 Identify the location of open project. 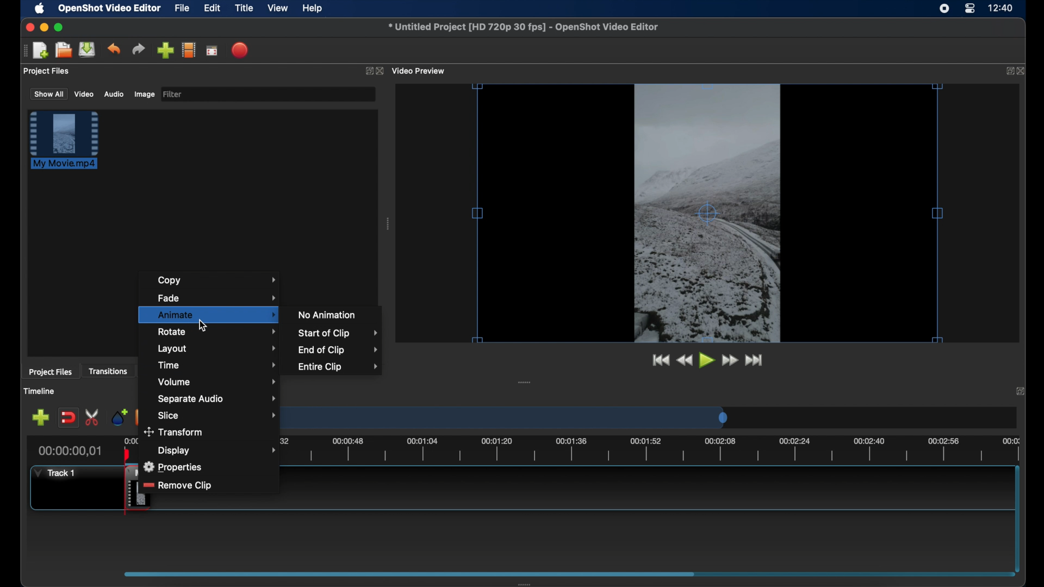
(63, 50).